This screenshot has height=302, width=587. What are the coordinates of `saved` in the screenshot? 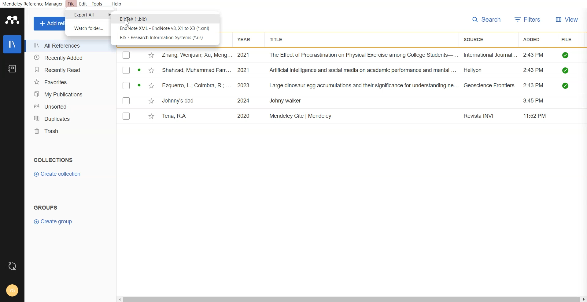 It's located at (566, 85).